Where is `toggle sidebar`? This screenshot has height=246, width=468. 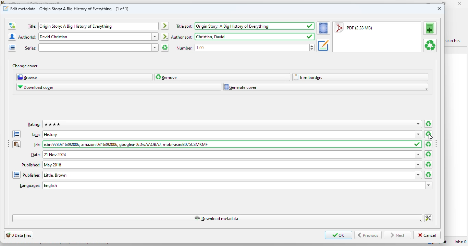 toggle sidebar is located at coordinates (8, 143).